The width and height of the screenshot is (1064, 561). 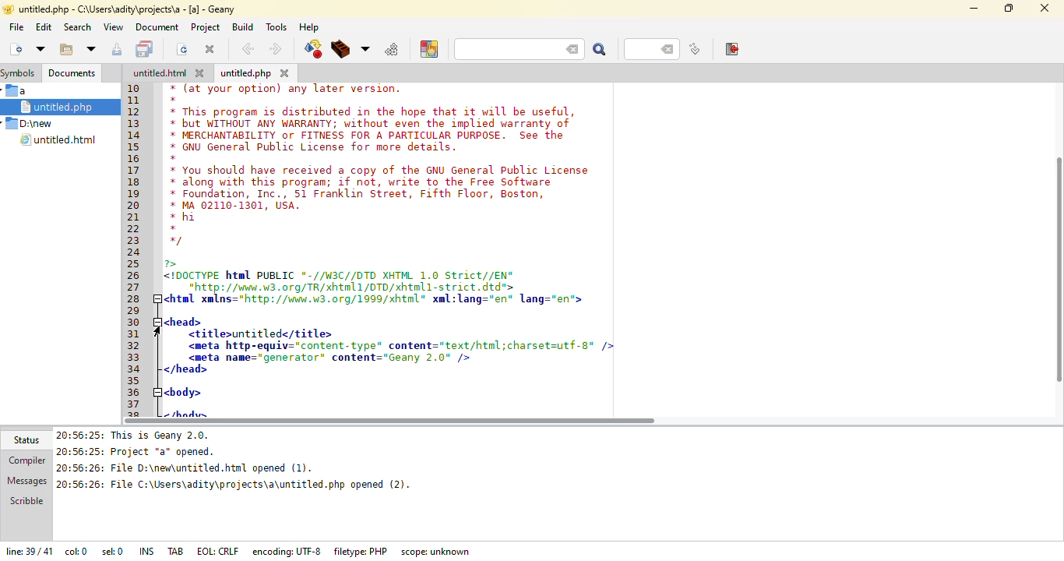 I want to click on 20:65:25: This is Geany 2.0. 20:56:25: Project "a* opened.20:56:26: File D:\new\untitled.htnl opened (1).20:56:26: File C:\Users\adity\projects\a\untitled.php opened (2)., so click(x=237, y=463).